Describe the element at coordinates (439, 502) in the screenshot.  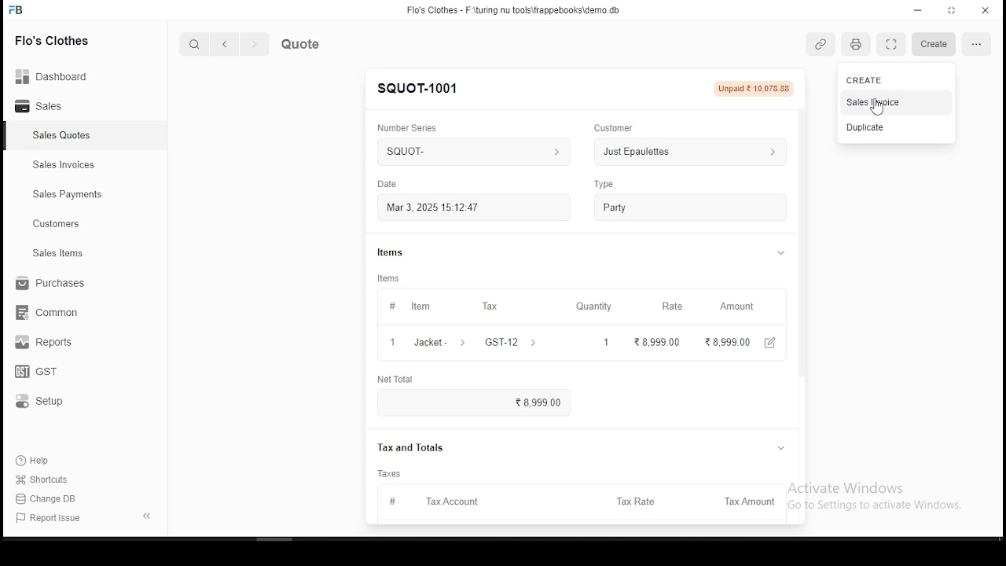
I see `tax account` at that location.